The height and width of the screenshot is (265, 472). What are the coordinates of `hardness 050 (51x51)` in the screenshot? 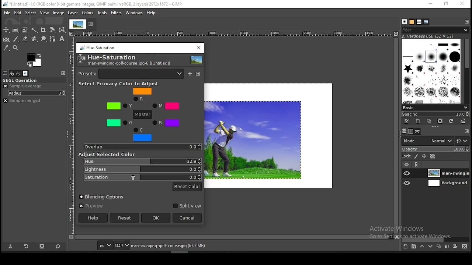 It's located at (436, 36).